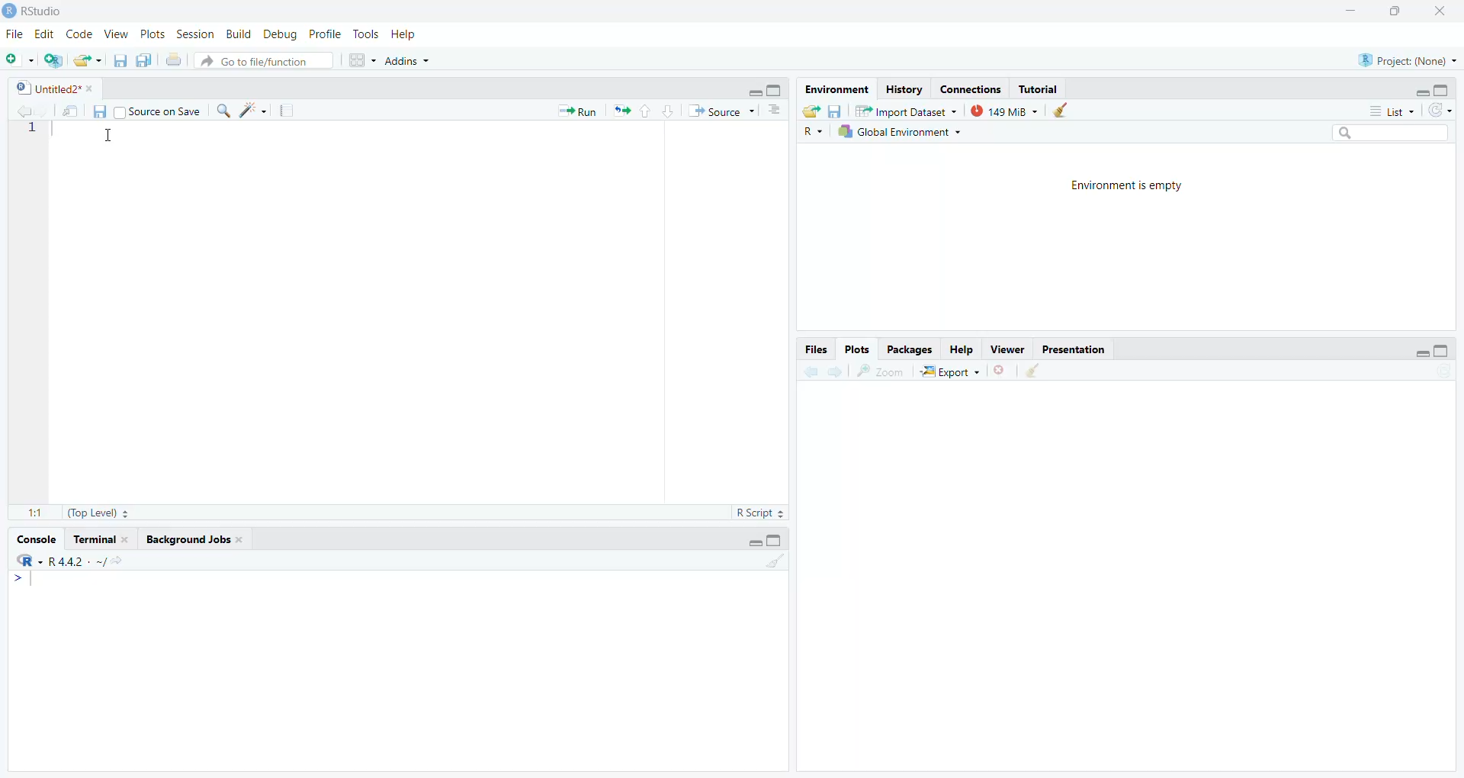  What do you see at coordinates (721, 111) in the screenshot?
I see `Source the contents of the active document` at bounding box center [721, 111].